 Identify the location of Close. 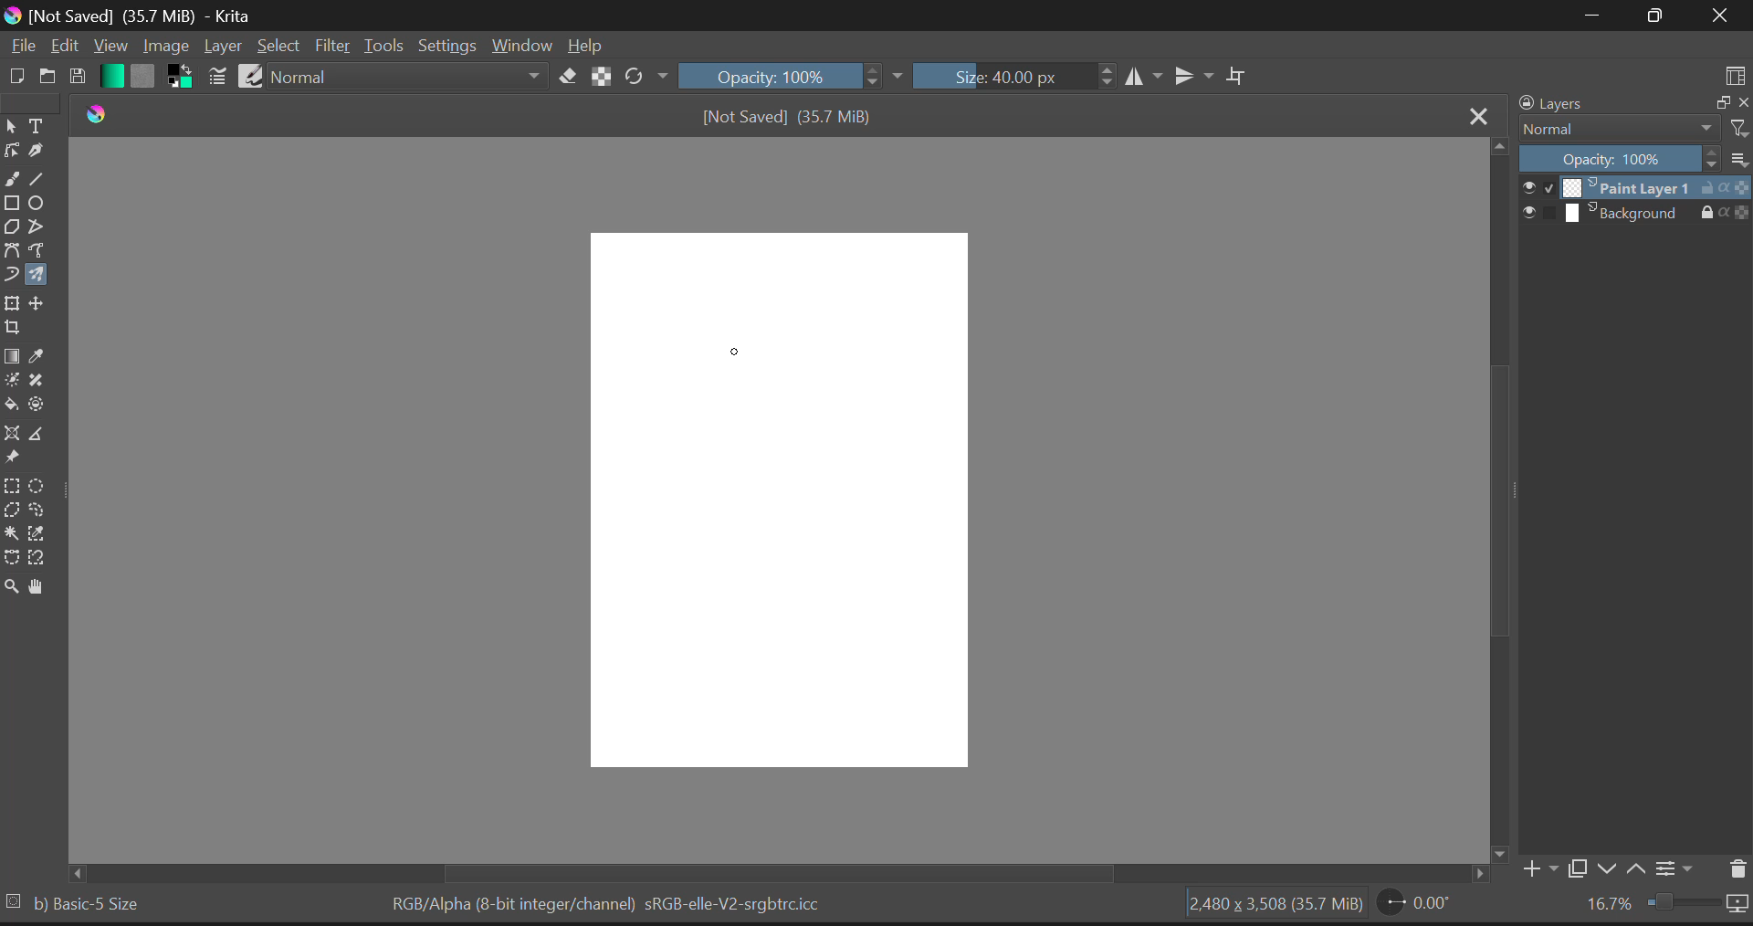
(1479, 116).